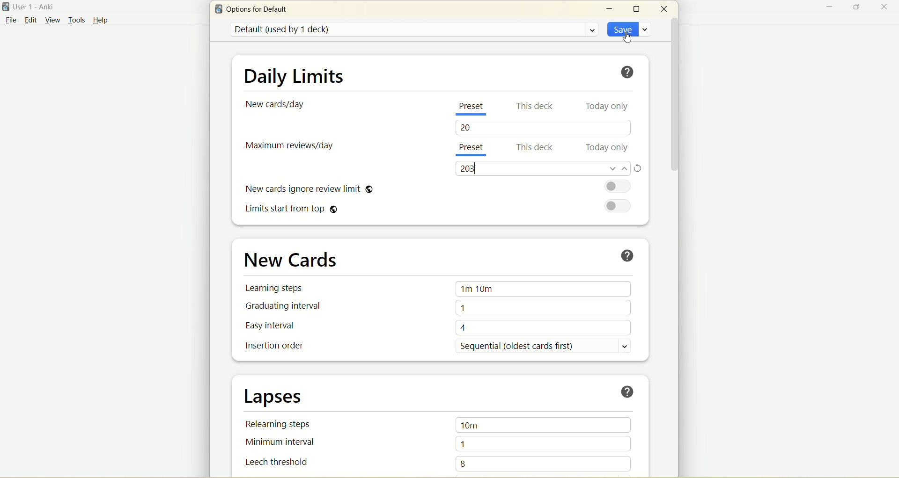 This screenshot has width=899, height=478. What do you see at coordinates (414, 30) in the screenshot?
I see `default` at bounding box center [414, 30].